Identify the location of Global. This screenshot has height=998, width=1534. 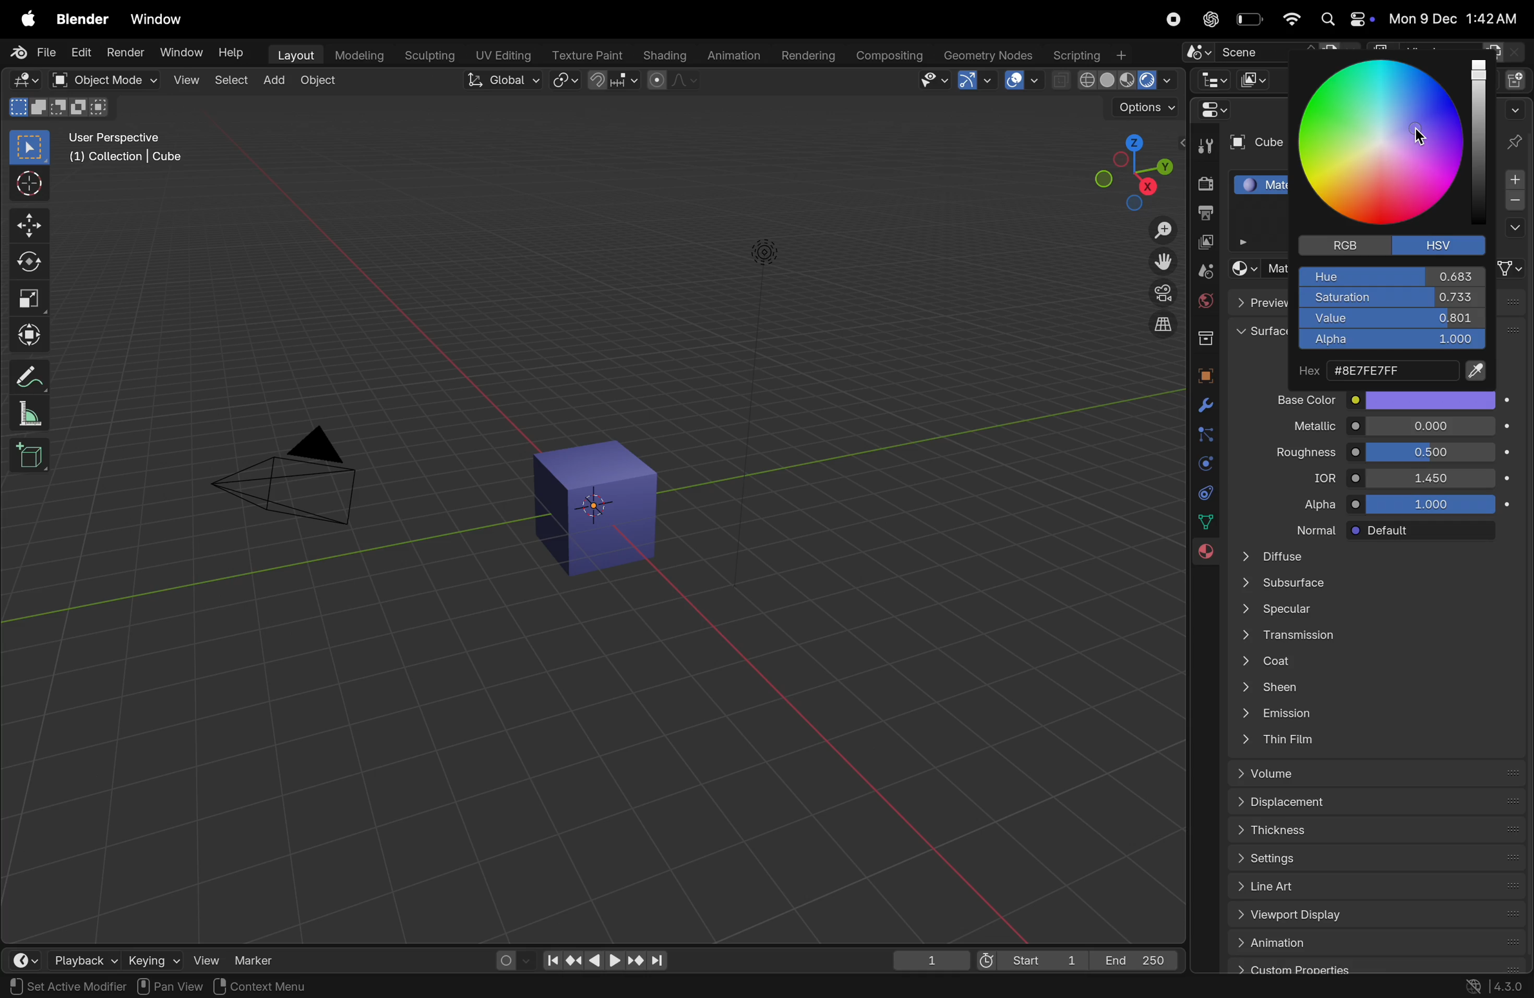
(505, 80).